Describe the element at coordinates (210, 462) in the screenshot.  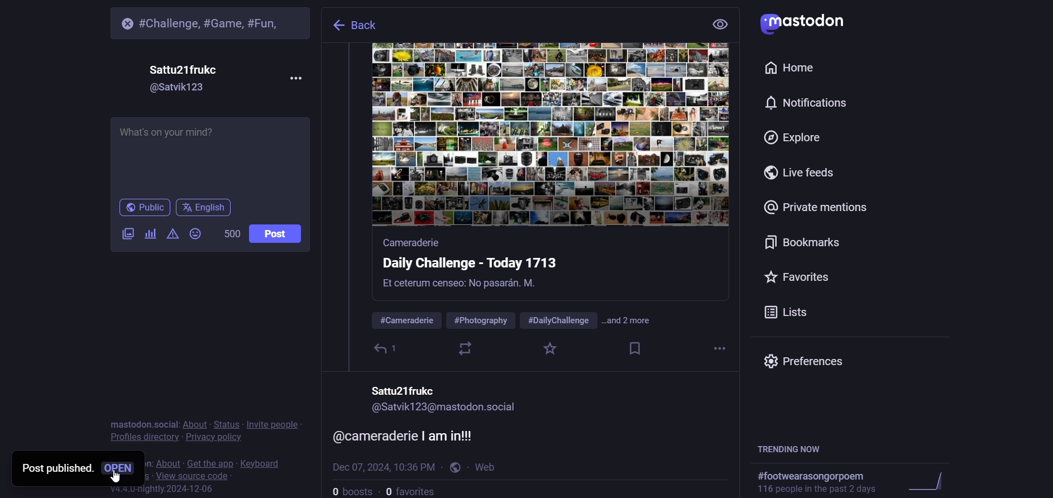
I see `get the app` at that location.